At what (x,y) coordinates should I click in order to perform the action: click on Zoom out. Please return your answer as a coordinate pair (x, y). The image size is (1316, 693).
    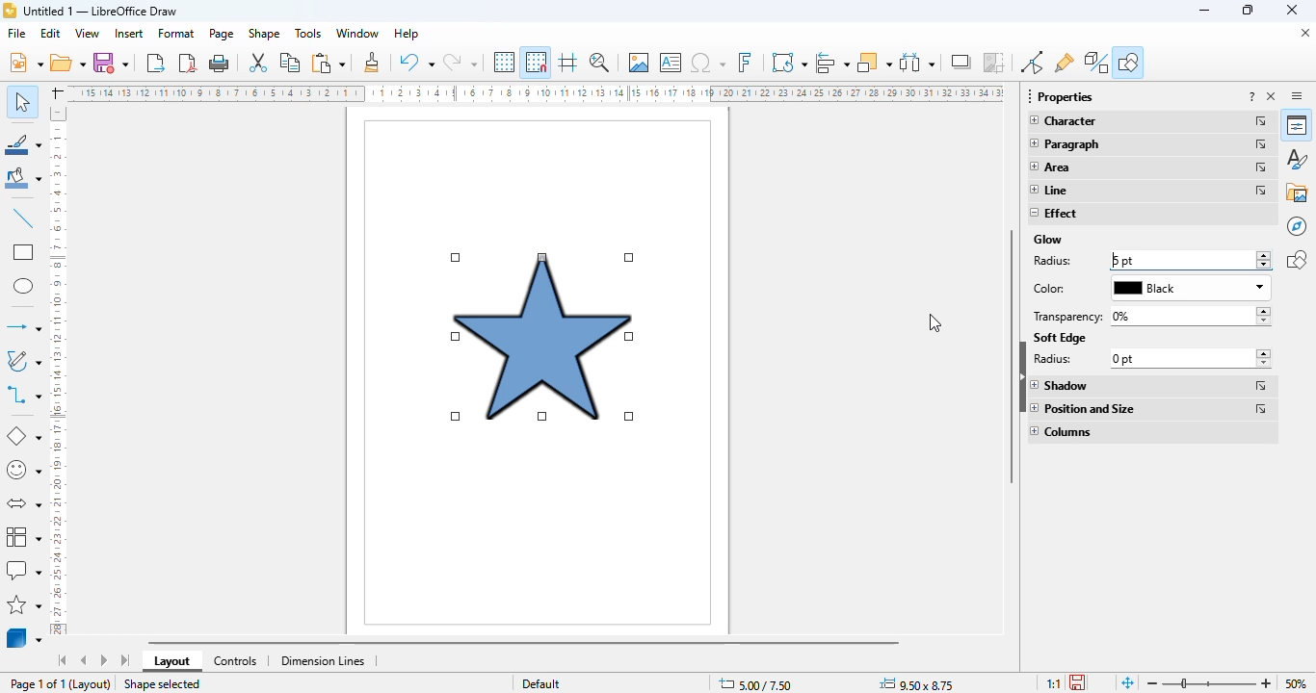
    Looking at the image, I should click on (1153, 683).